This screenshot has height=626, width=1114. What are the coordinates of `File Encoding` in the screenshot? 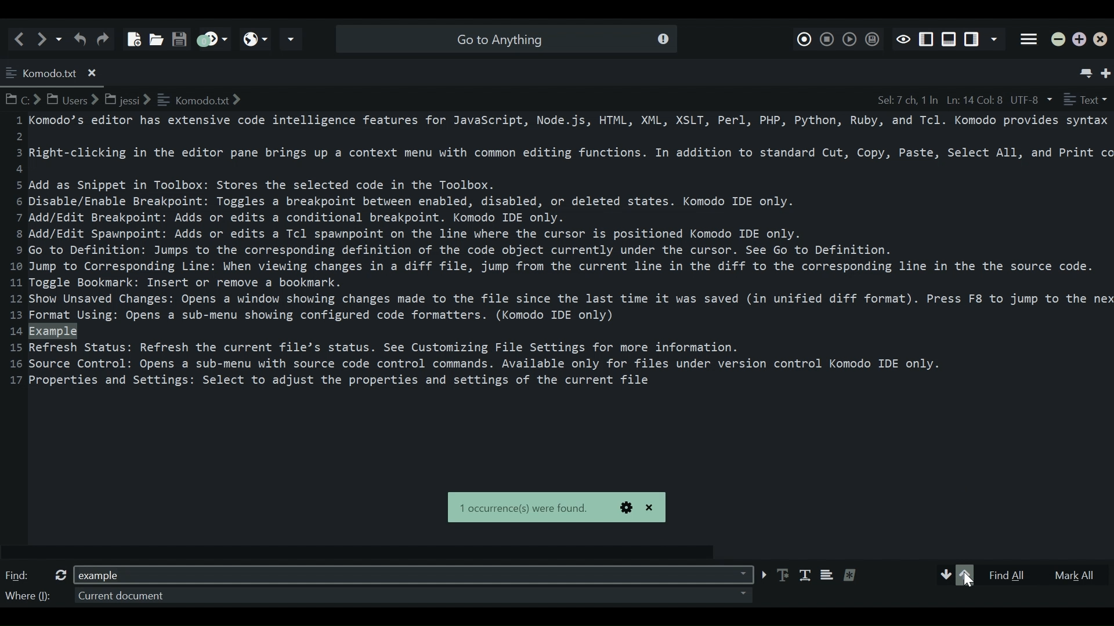 It's located at (1032, 100).